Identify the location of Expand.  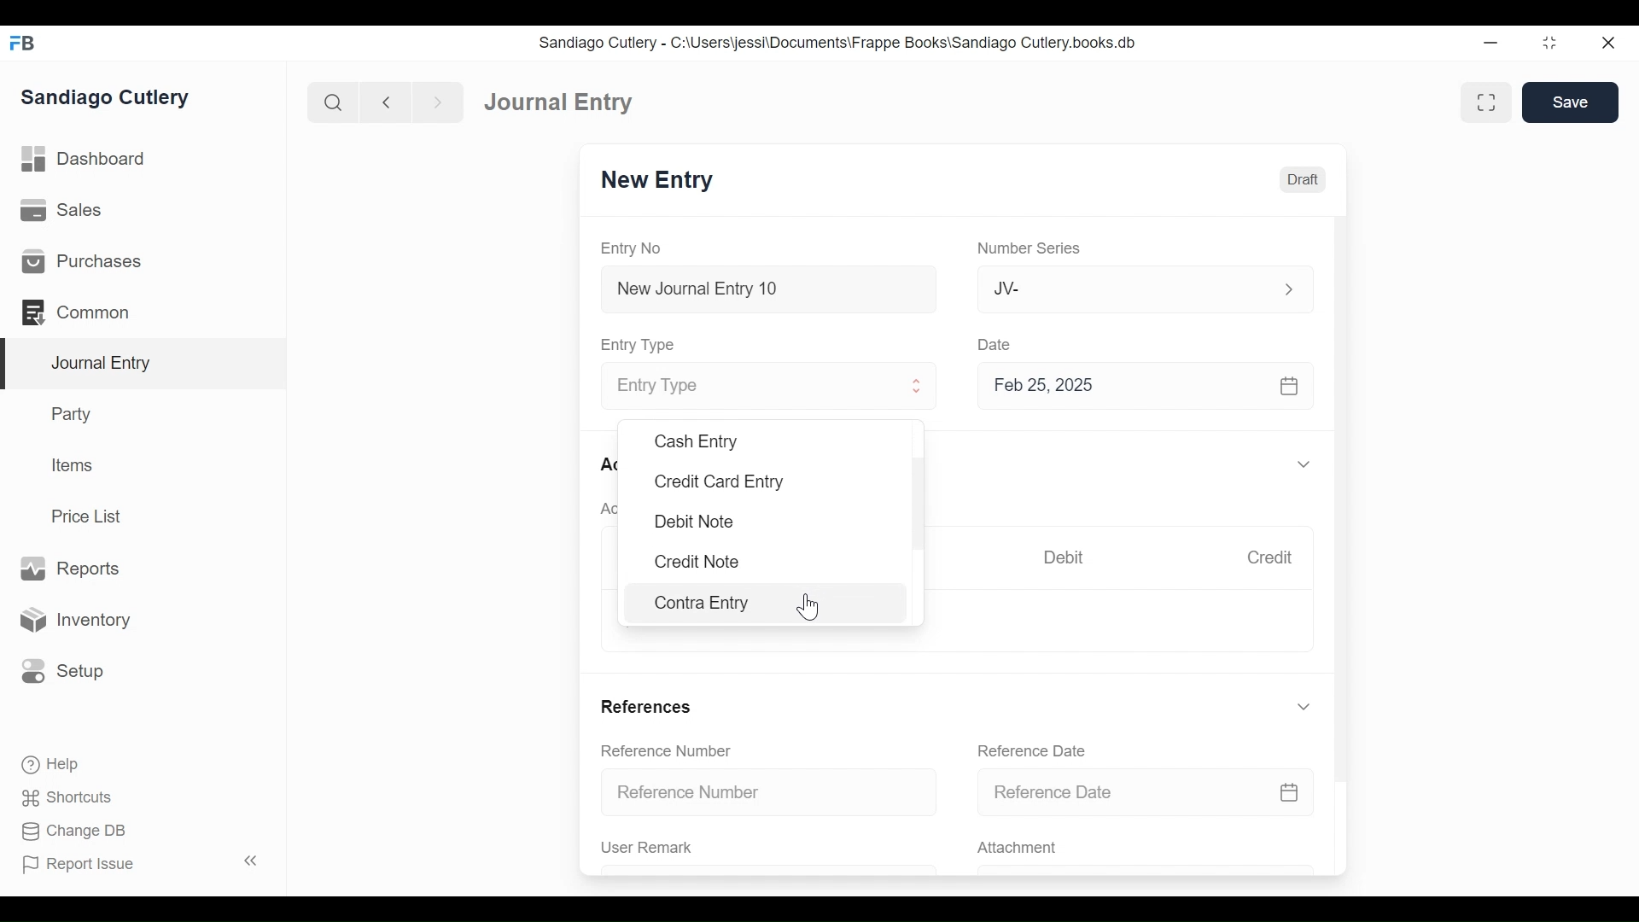
(1304, 465).